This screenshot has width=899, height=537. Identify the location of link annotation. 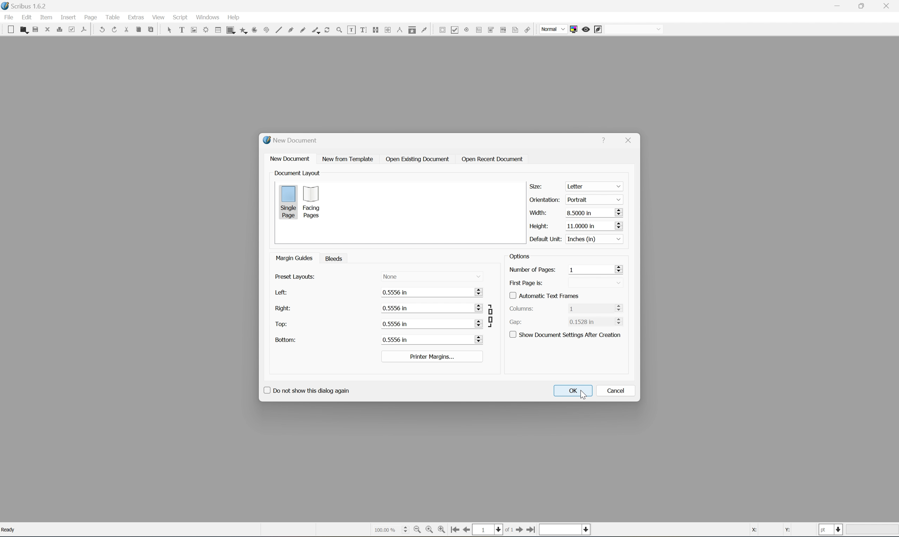
(527, 29).